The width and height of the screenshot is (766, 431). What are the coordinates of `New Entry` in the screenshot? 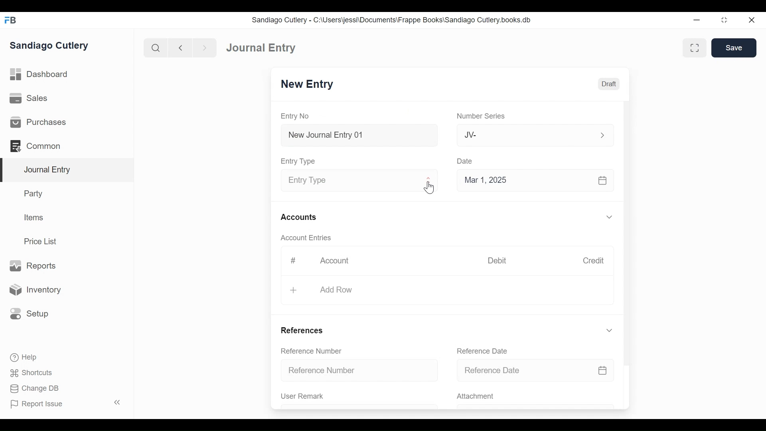 It's located at (308, 85).